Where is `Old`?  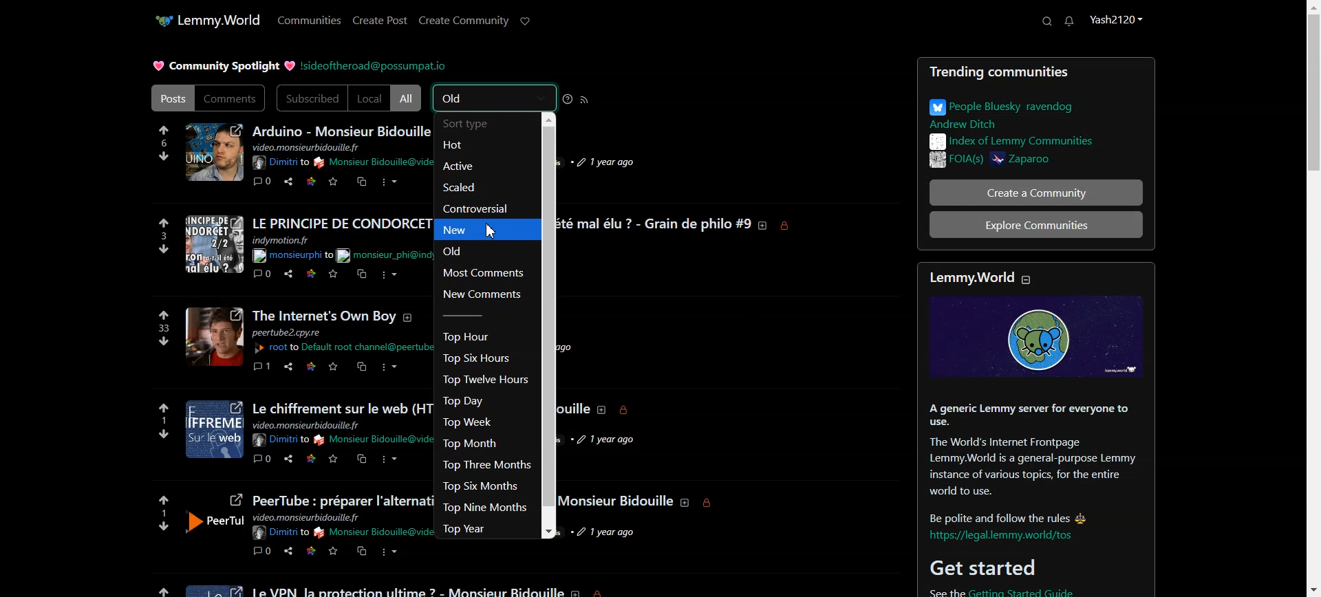
Old is located at coordinates (495, 98).